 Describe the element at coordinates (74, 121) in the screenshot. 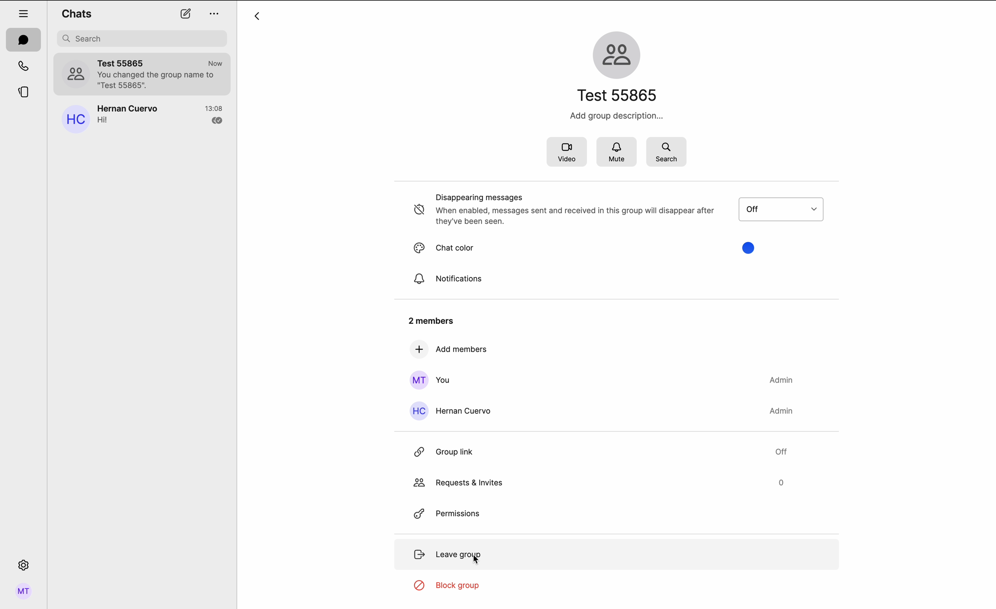

I see `profile picture` at that location.